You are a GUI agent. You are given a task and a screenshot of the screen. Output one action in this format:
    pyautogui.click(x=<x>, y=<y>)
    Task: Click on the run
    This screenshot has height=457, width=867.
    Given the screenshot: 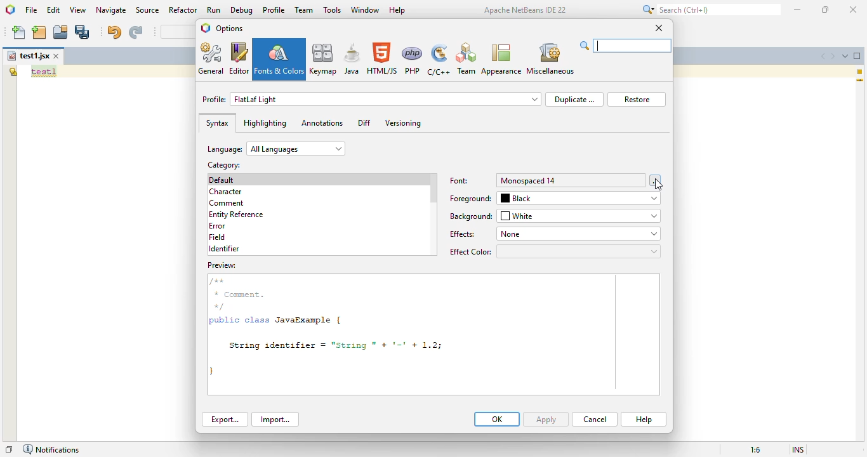 What is the action you would take?
    pyautogui.click(x=214, y=10)
    